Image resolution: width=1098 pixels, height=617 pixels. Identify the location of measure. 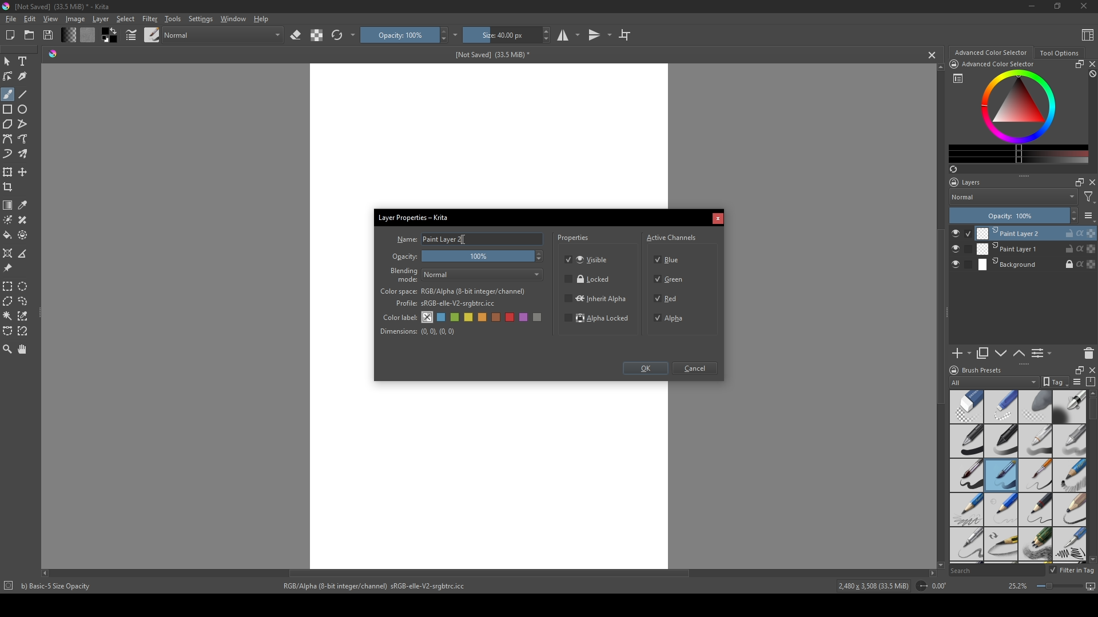
(25, 254).